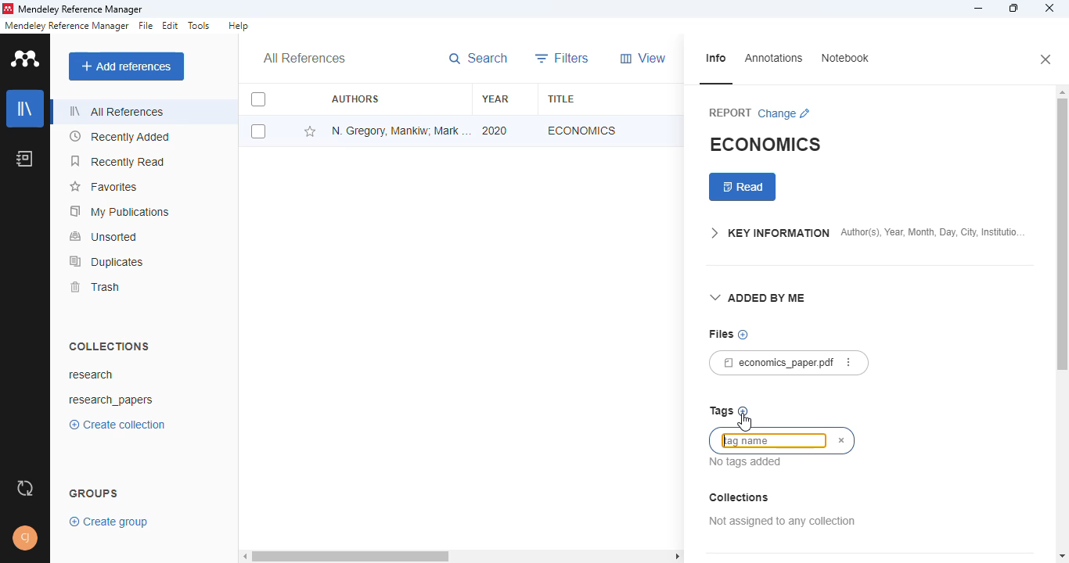 This screenshot has height=563, width=1069. What do you see at coordinates (464, 555) in the screenshot?
I see `horizontal scroll bar` at bounding box center [464, 555].